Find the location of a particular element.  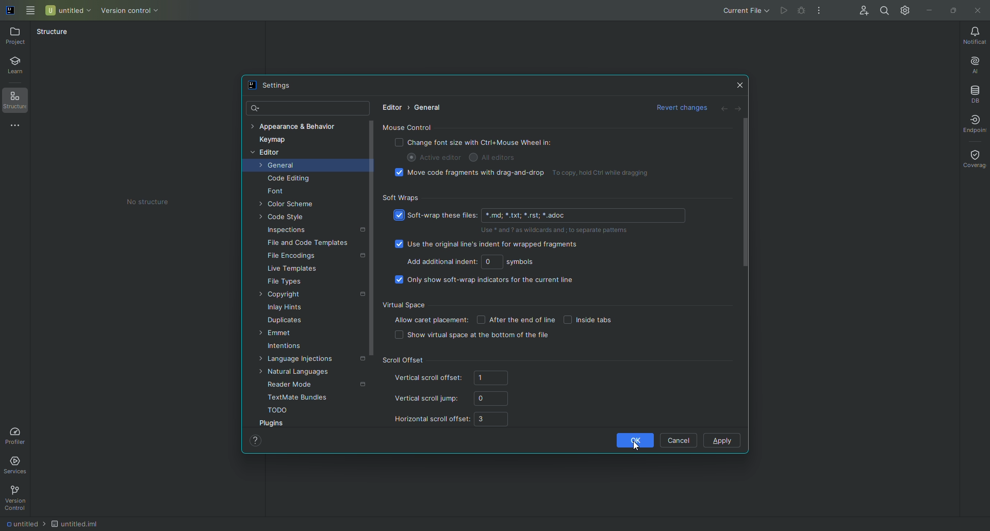

Cannot run file is located at coordinates (803, 9).